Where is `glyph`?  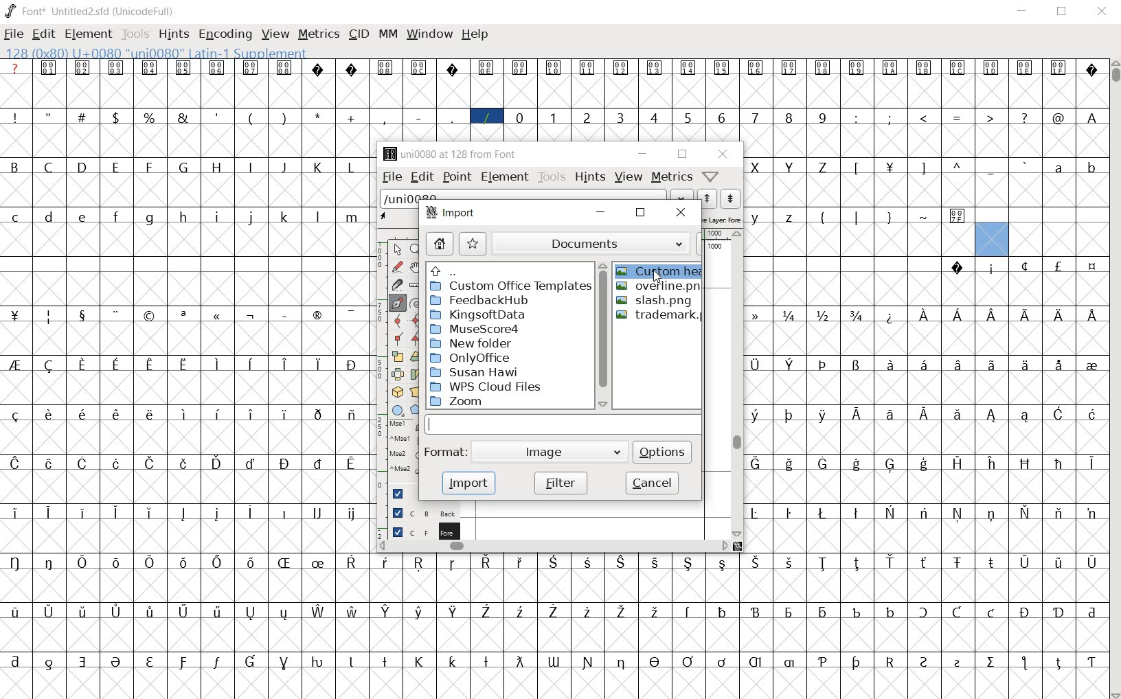 glyph is located at coordinates (352, 463).